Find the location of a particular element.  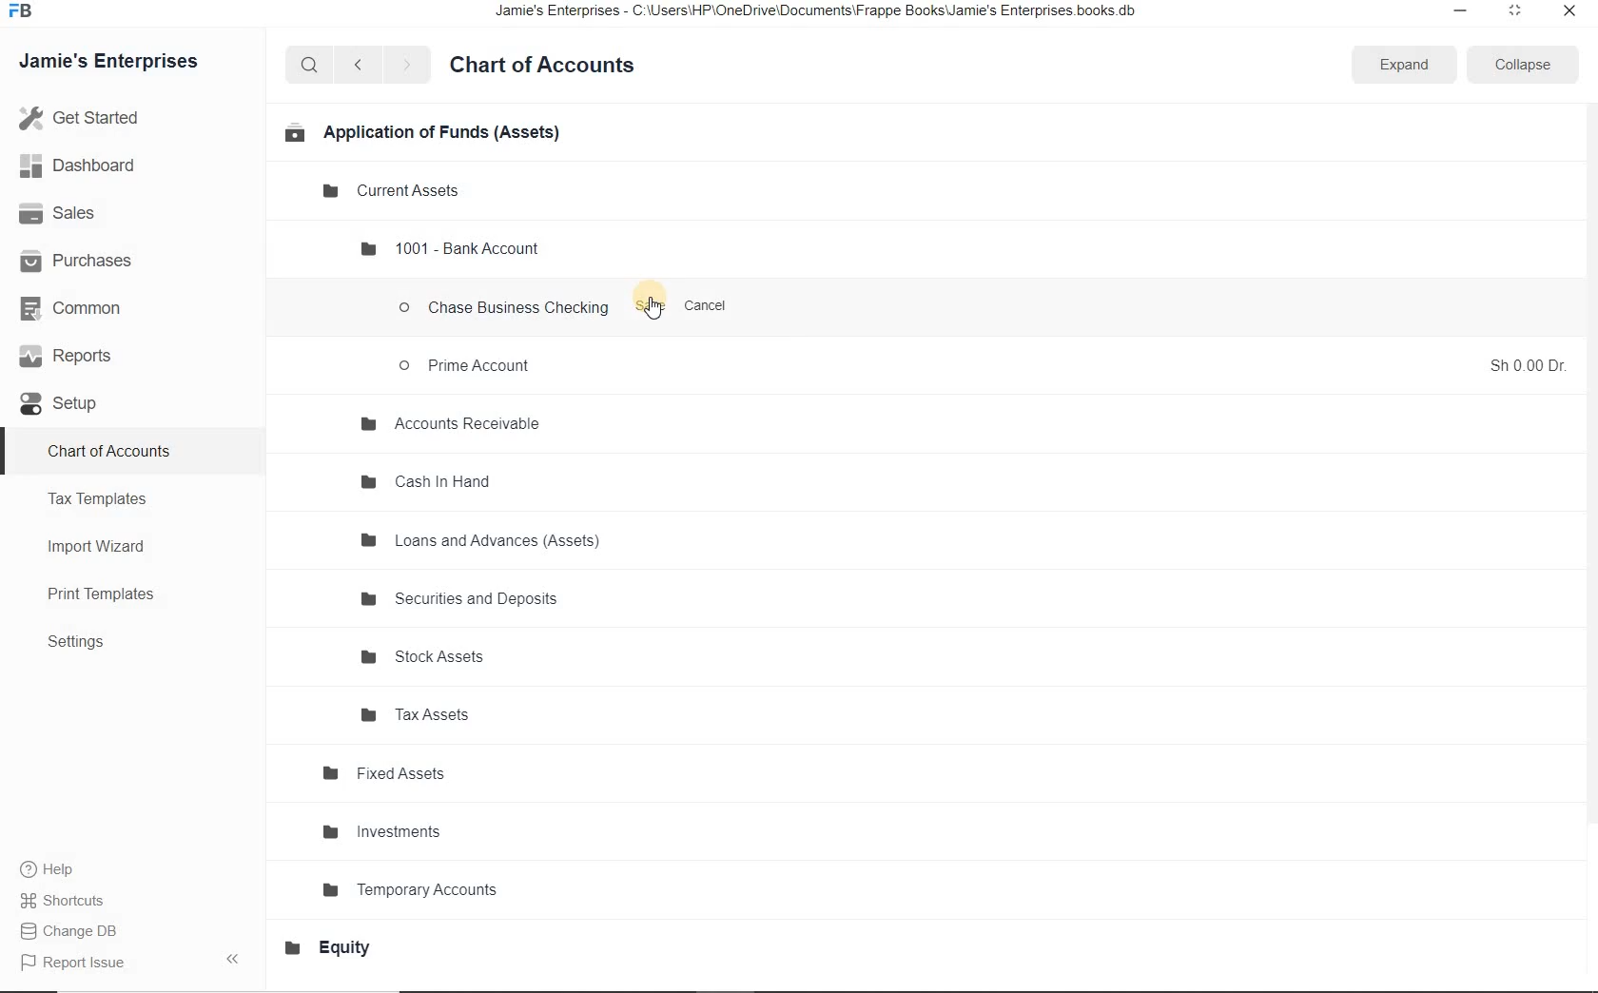

Report Issue is located at coordinates (78, 964).